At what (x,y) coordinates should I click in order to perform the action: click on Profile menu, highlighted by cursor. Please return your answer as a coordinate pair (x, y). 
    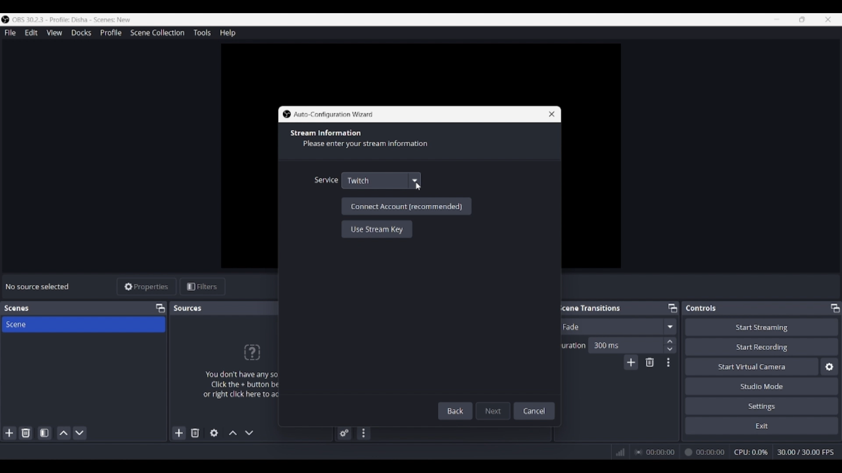
    Looking at the image, I should click on (111, 33).